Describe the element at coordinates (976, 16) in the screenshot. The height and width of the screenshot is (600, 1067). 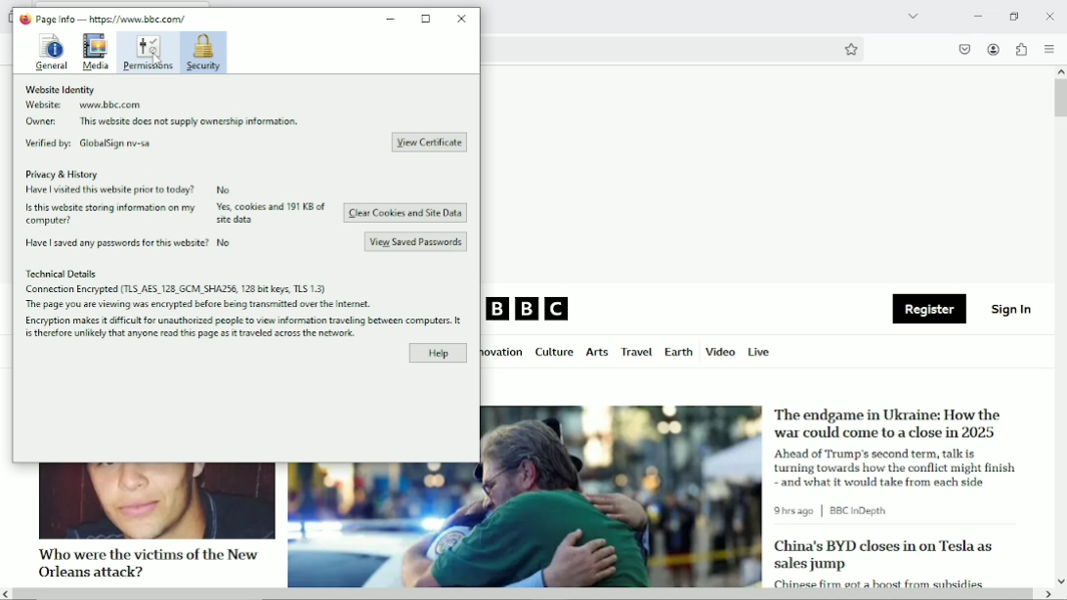
I see `Minimize` at that location.